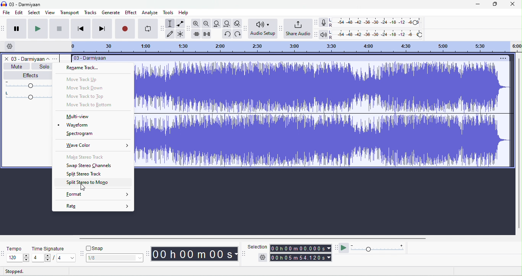 Image resolution: width=522 pixels, height=276 pixels. I want to click on playback speed, so click(378, 248).